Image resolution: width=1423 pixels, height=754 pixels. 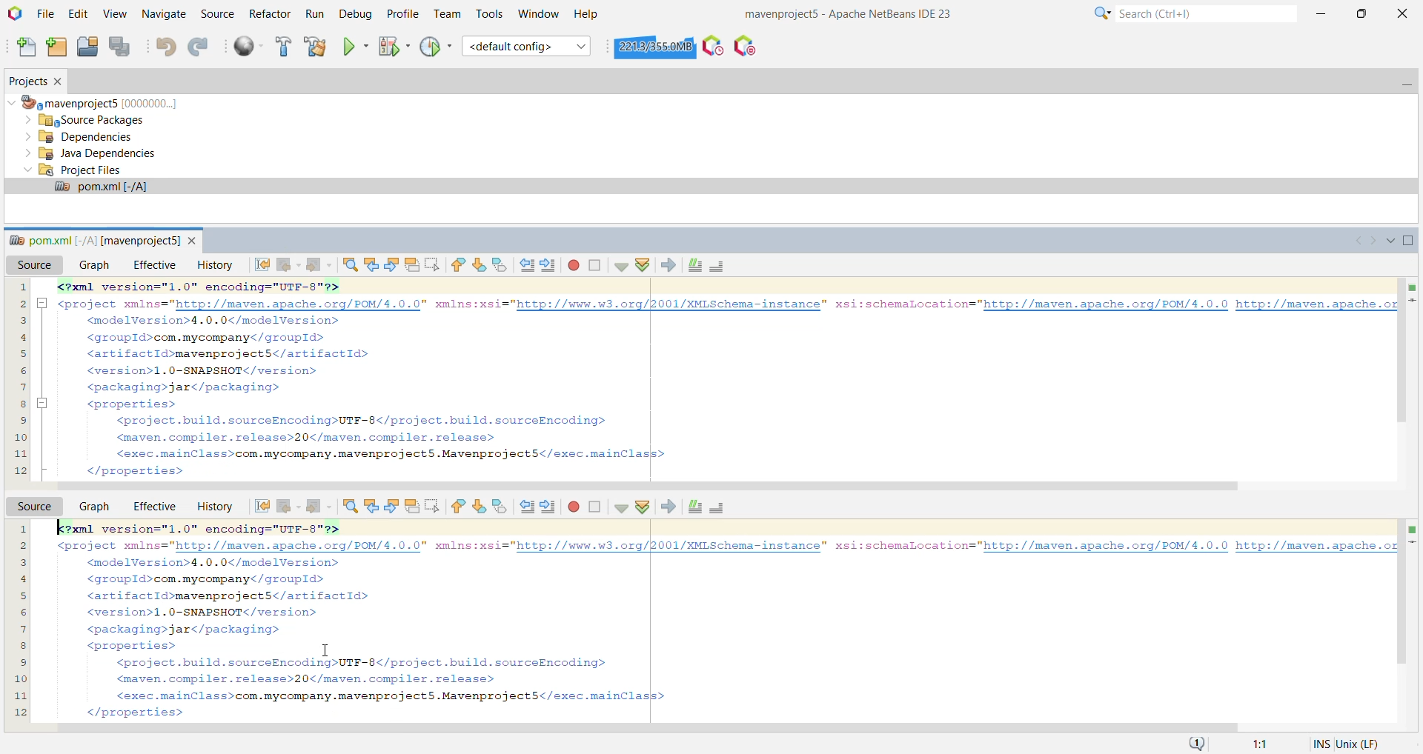 What do you see at coordinates (710, 187) in the screenshot?
I see `pom.xml file opened` at bounding box center [710, 187].